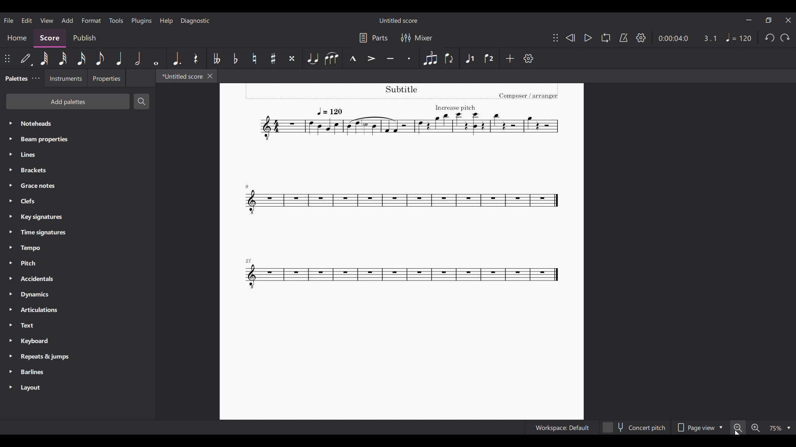 The width and height of the screenshot is (796, 447). I want to click on Beam properties, so click(77, 139).